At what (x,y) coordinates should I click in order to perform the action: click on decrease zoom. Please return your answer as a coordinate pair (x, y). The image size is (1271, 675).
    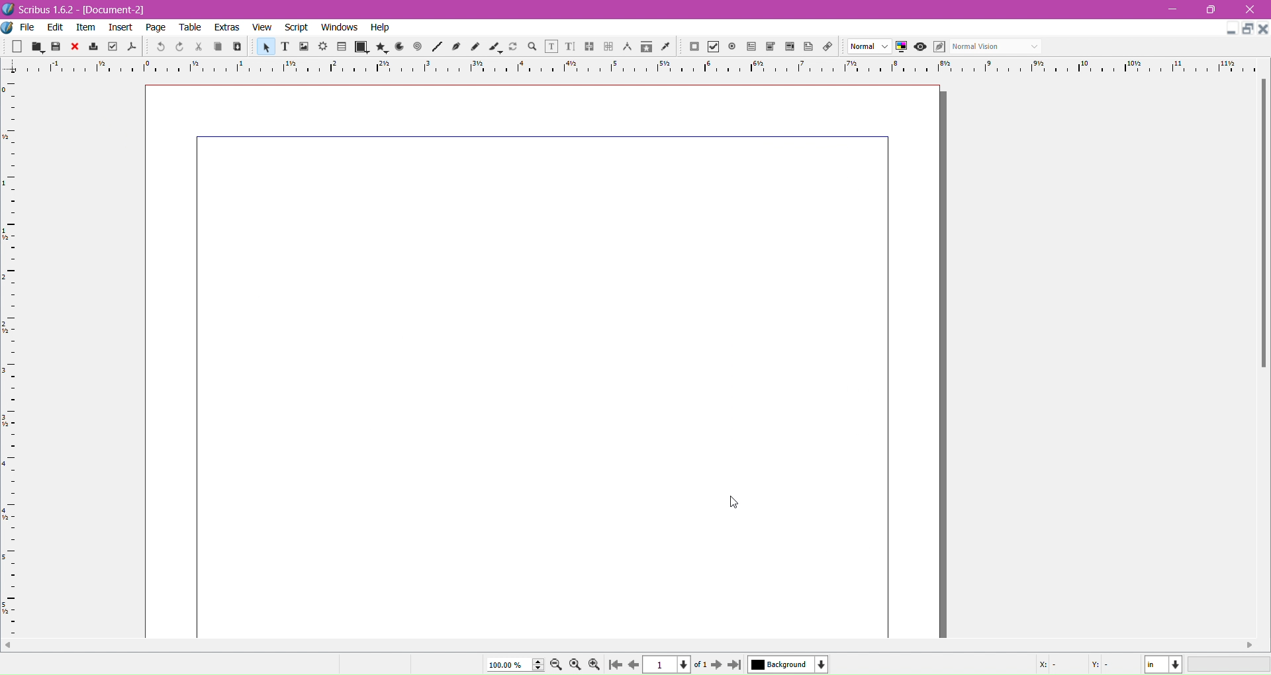
    Looking at the image, I should click on (557, 665).